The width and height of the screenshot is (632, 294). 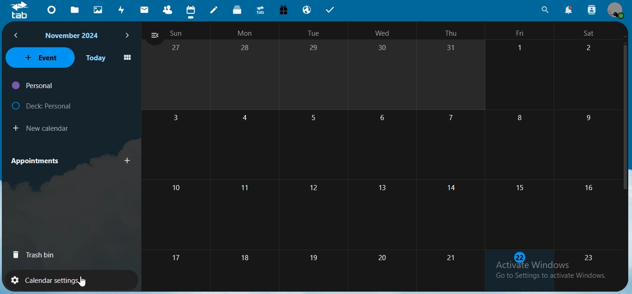 What do you see at coordinates (44, 104) in the screenshot?
I see `deck personal` at bounding box center [44, 104].